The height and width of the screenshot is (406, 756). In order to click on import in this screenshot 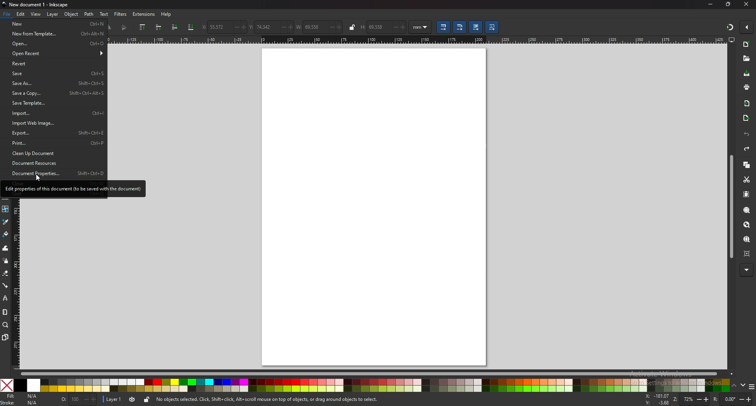, I will do `click(55, 114)`.